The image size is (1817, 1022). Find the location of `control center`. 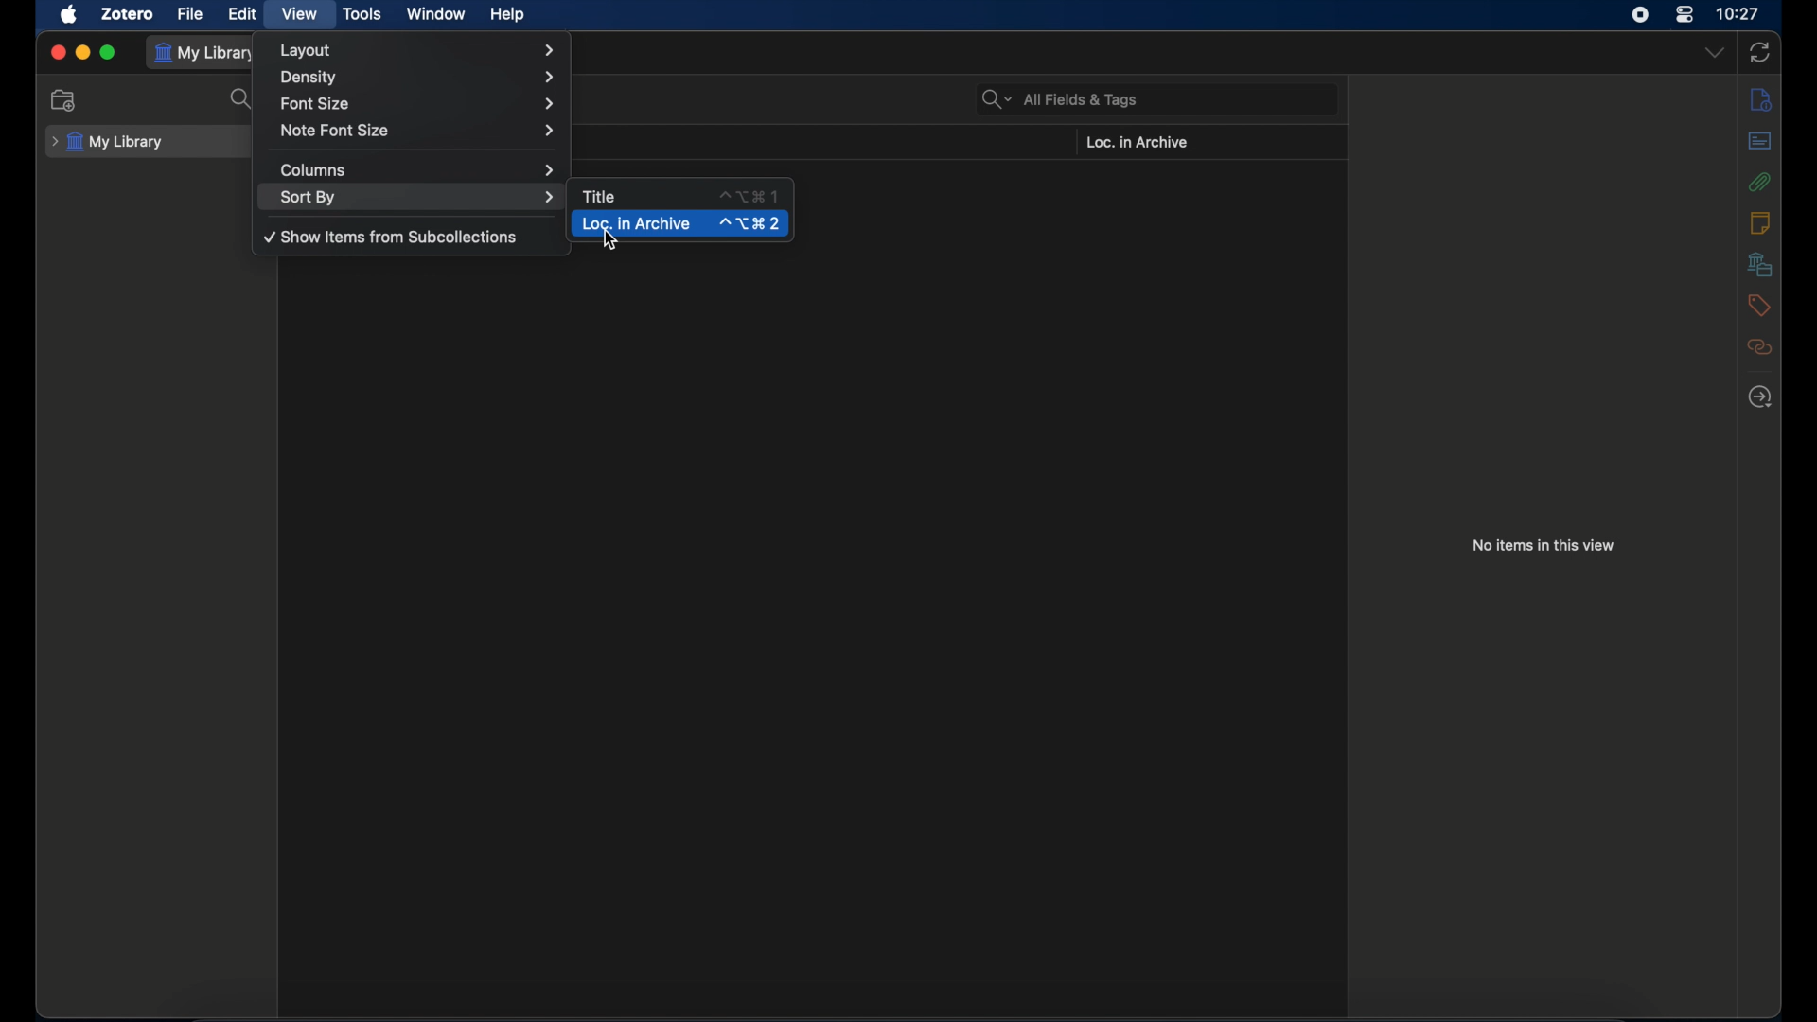

control center is located at coordinates (1685, 15).